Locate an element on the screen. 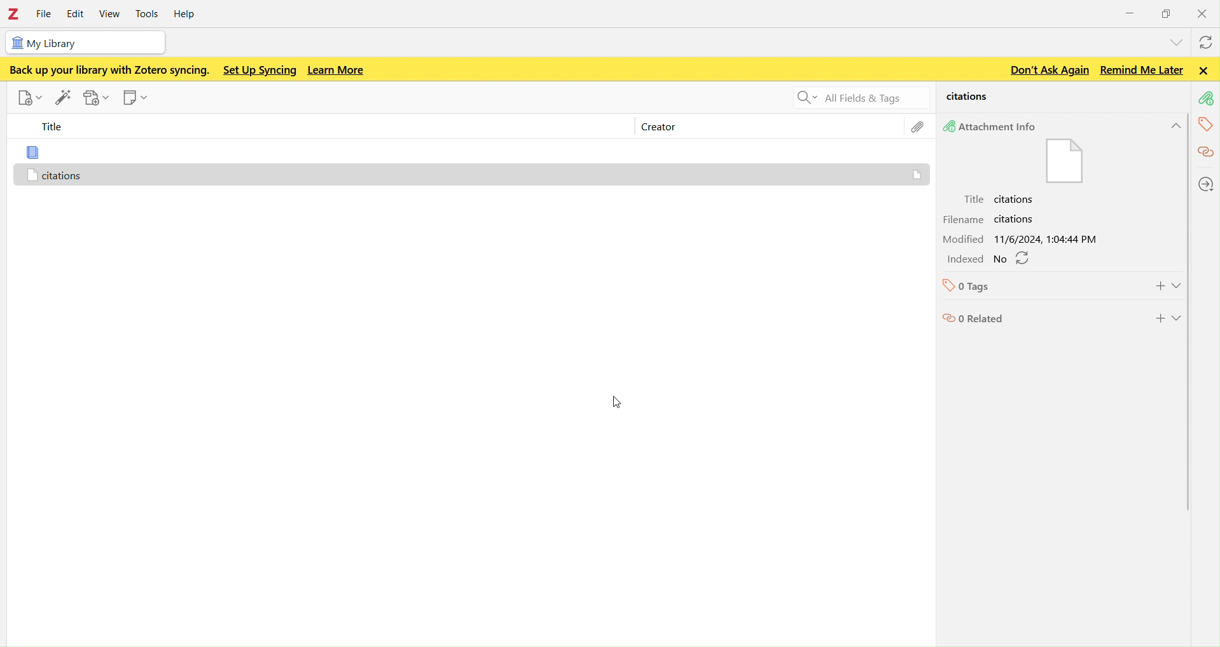 The height and width of the screenshot is (647, 1220). file is located at coordinates (34, 153).